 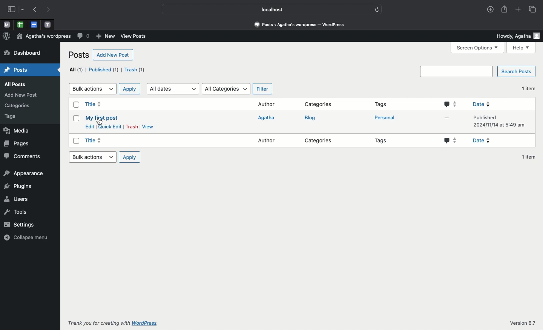 I want to click on Posts, so click(x=21, y=69).